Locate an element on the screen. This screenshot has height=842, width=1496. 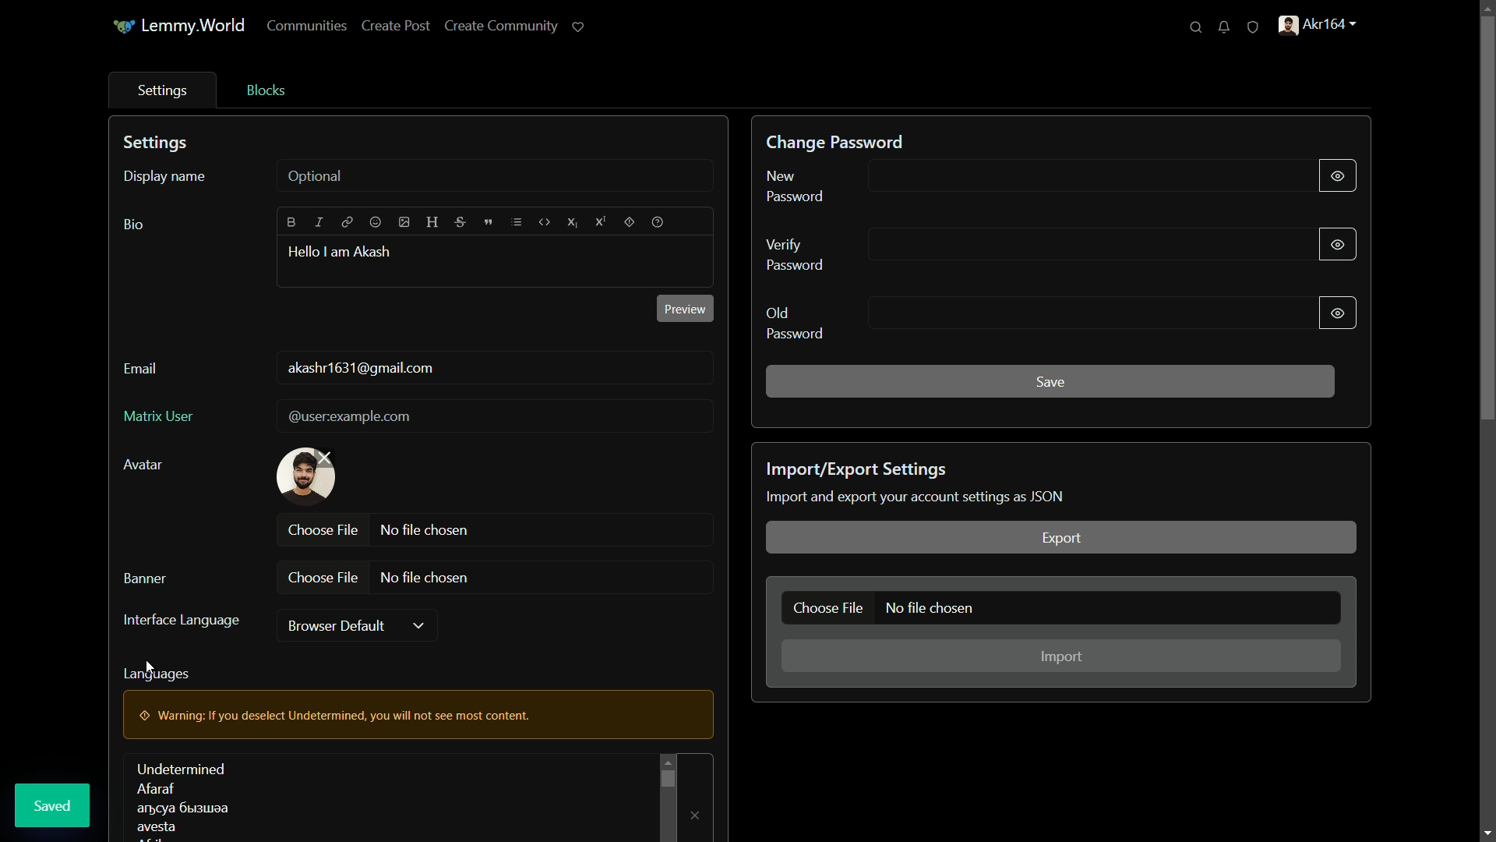
user mail is located at coordinates (361, 370).